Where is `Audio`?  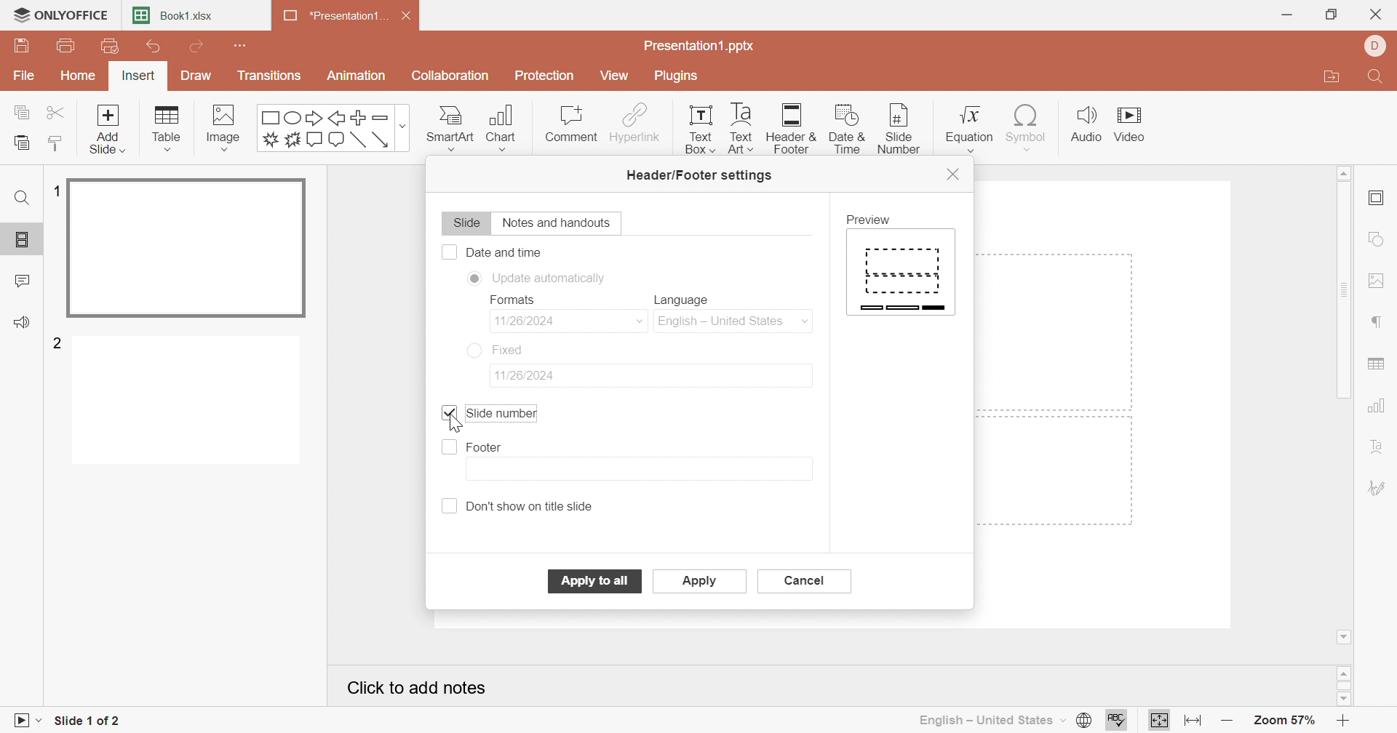 Audio is located at coordinates (1086, 124).